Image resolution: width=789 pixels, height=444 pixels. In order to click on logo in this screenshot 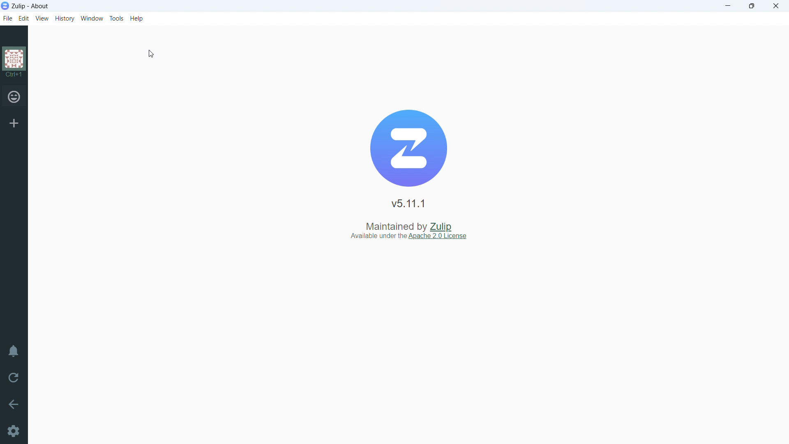, I will do `click(16, 62)`.